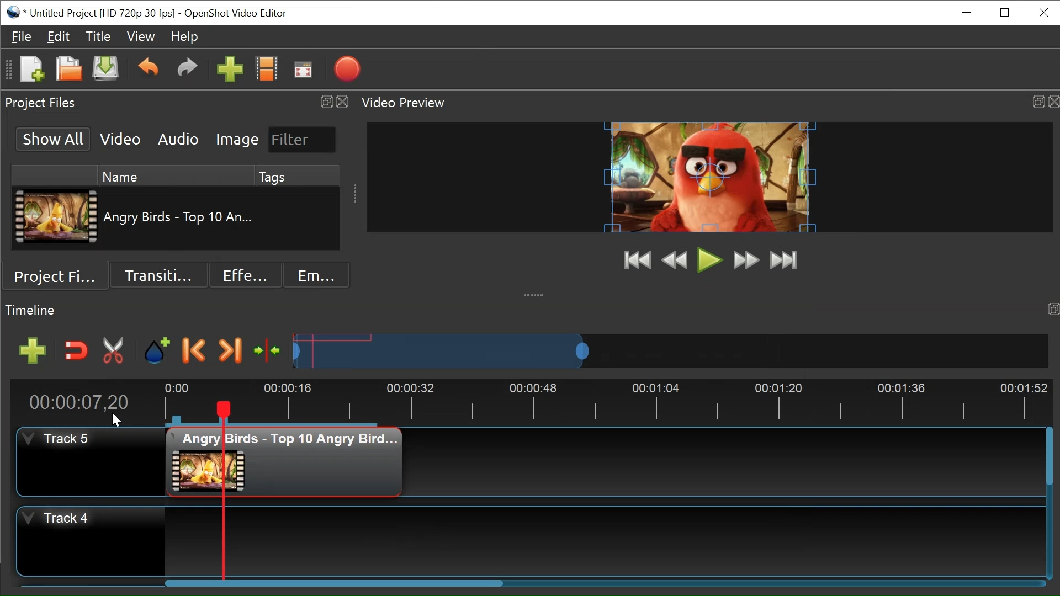 The height and width of the screenshot is (596, 1060). Describe the element at coordinates (1048, 456) in the screenshot. I see `Vertical Scroll bar` at that location.